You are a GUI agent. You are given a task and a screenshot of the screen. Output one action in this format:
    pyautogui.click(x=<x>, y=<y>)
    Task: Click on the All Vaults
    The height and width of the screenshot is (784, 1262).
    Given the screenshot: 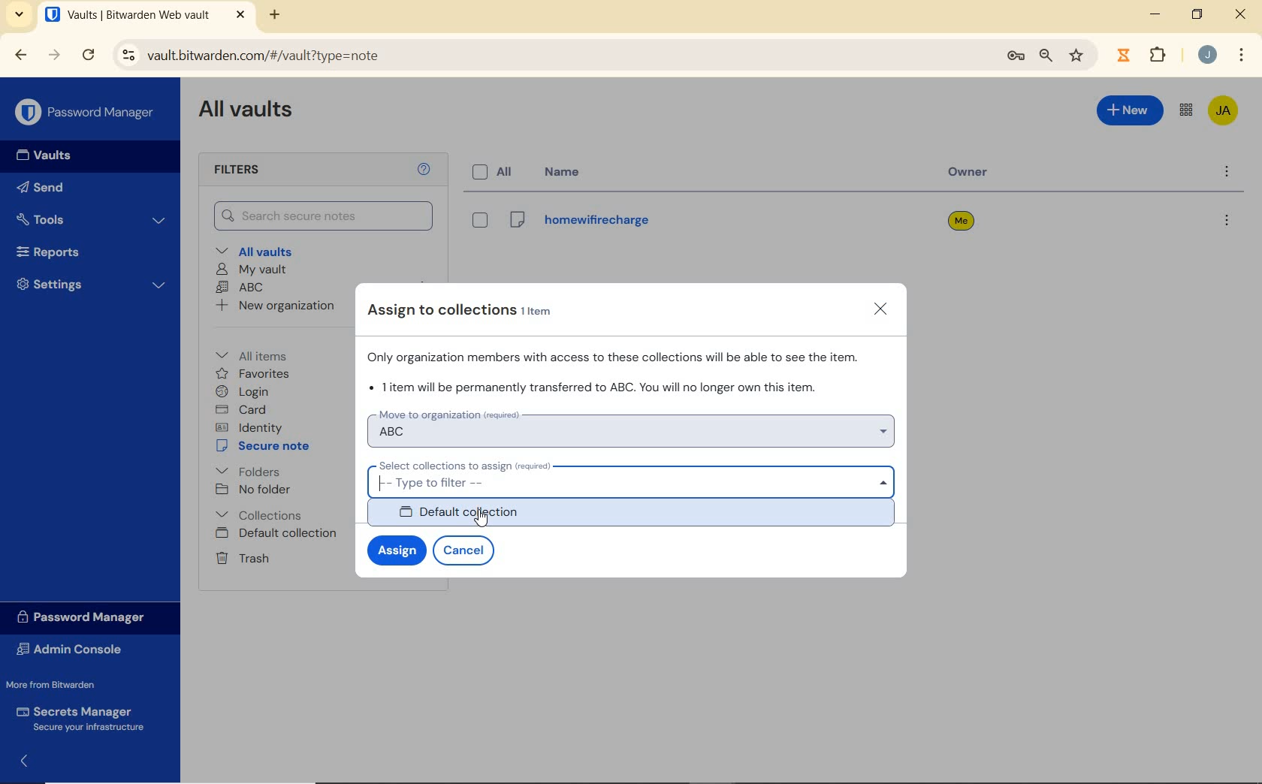 What is the action you would take?
    pyautogui.click(x=246, y=112)
    